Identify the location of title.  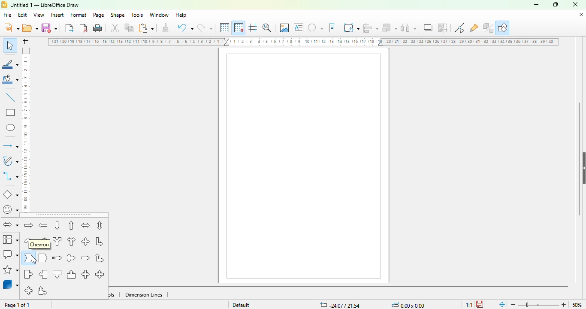
(45, 5).